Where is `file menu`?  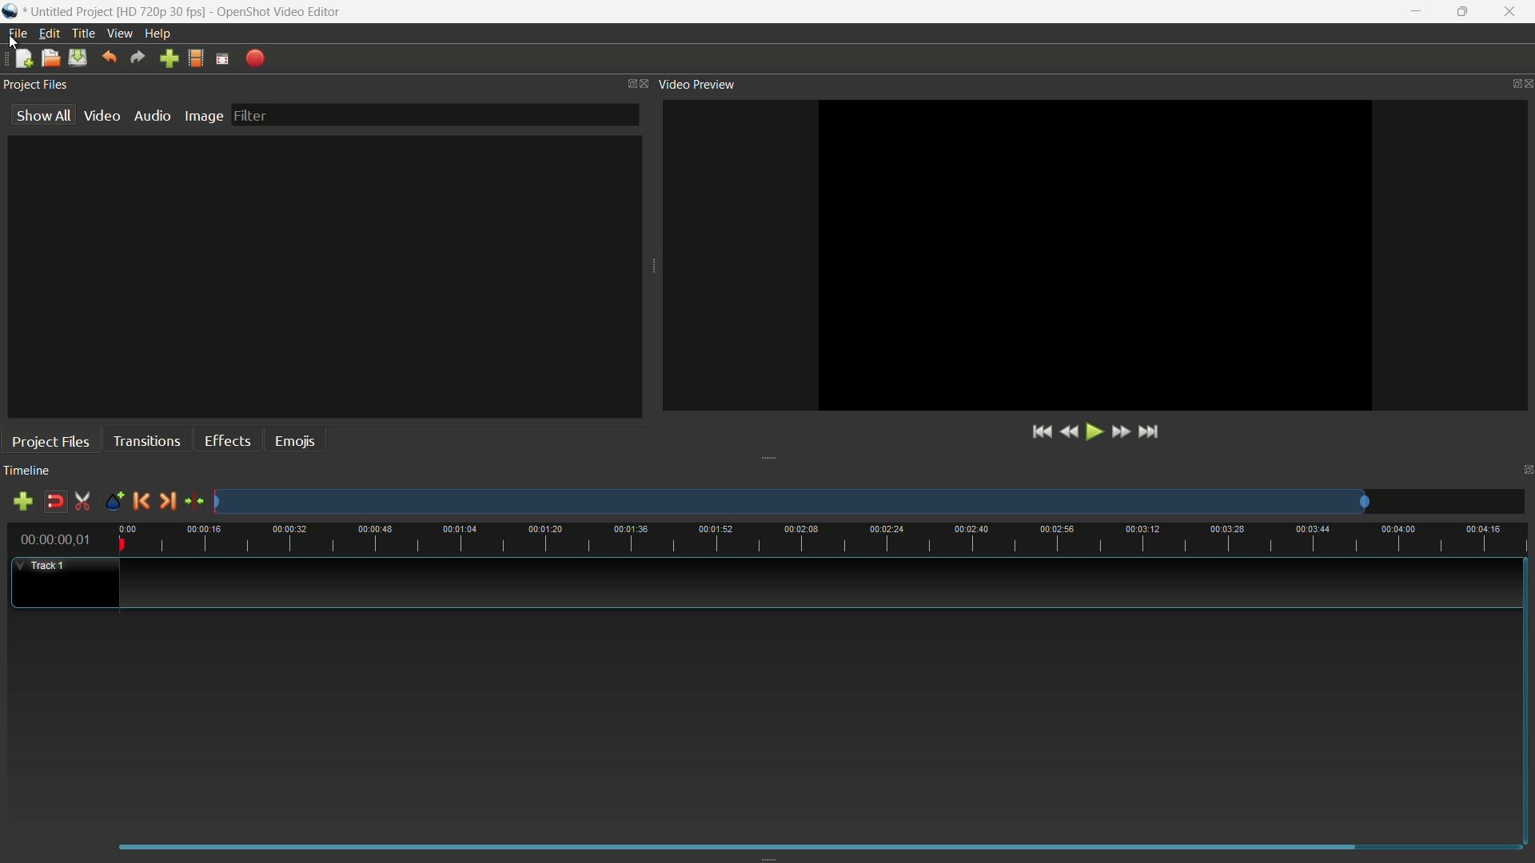
file menu is located at coordinates (18, 33).